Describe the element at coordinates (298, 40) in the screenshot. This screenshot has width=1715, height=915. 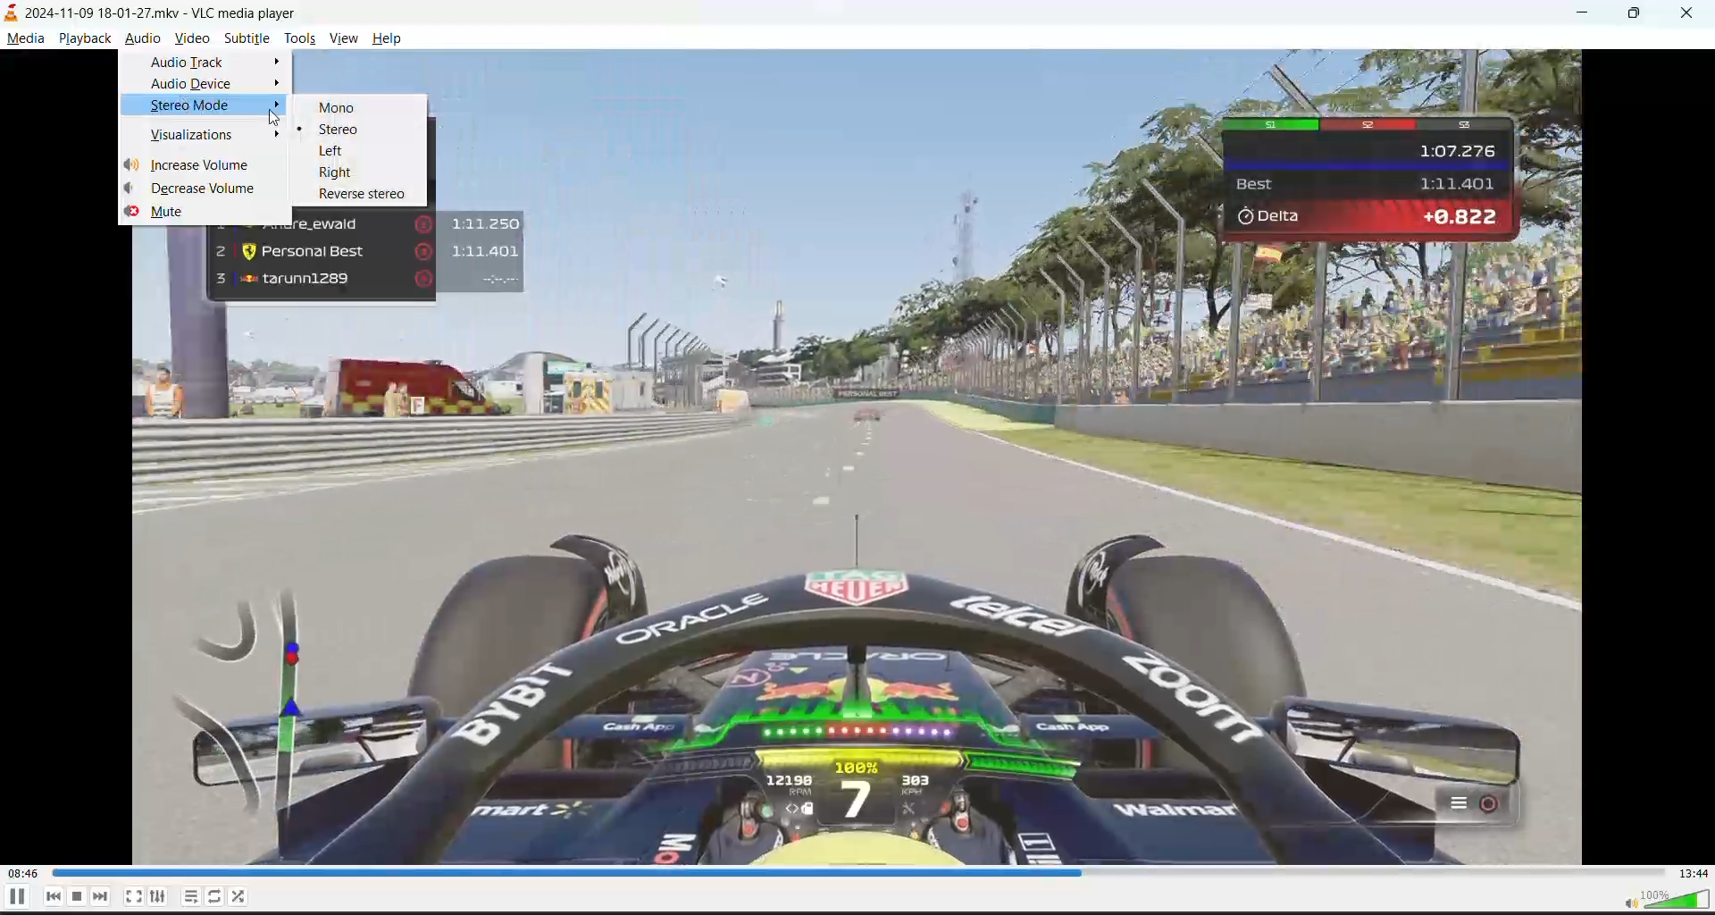
I see `tools` at that location.